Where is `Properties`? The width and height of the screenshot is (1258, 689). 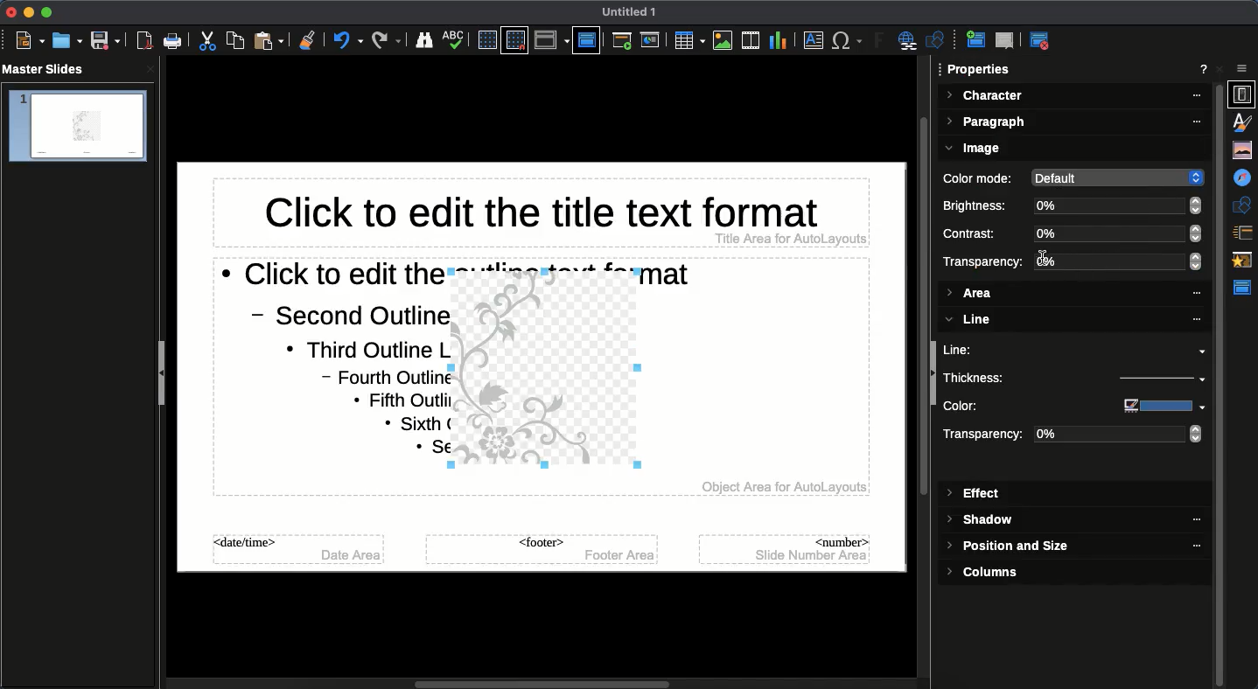
Properties is located at coordinates (980, 70).